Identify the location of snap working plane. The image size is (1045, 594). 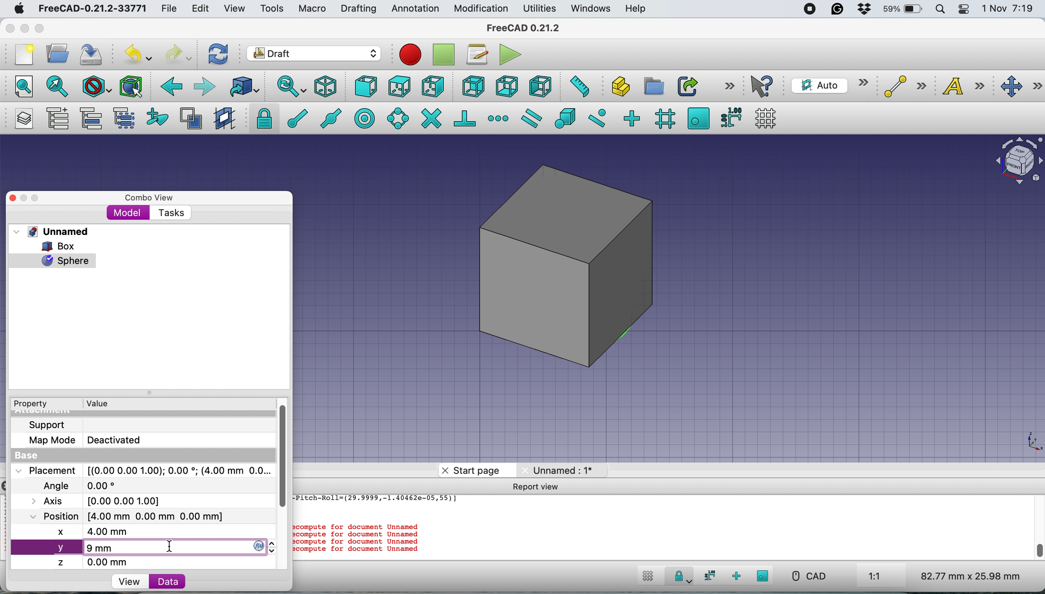
(763, 576).